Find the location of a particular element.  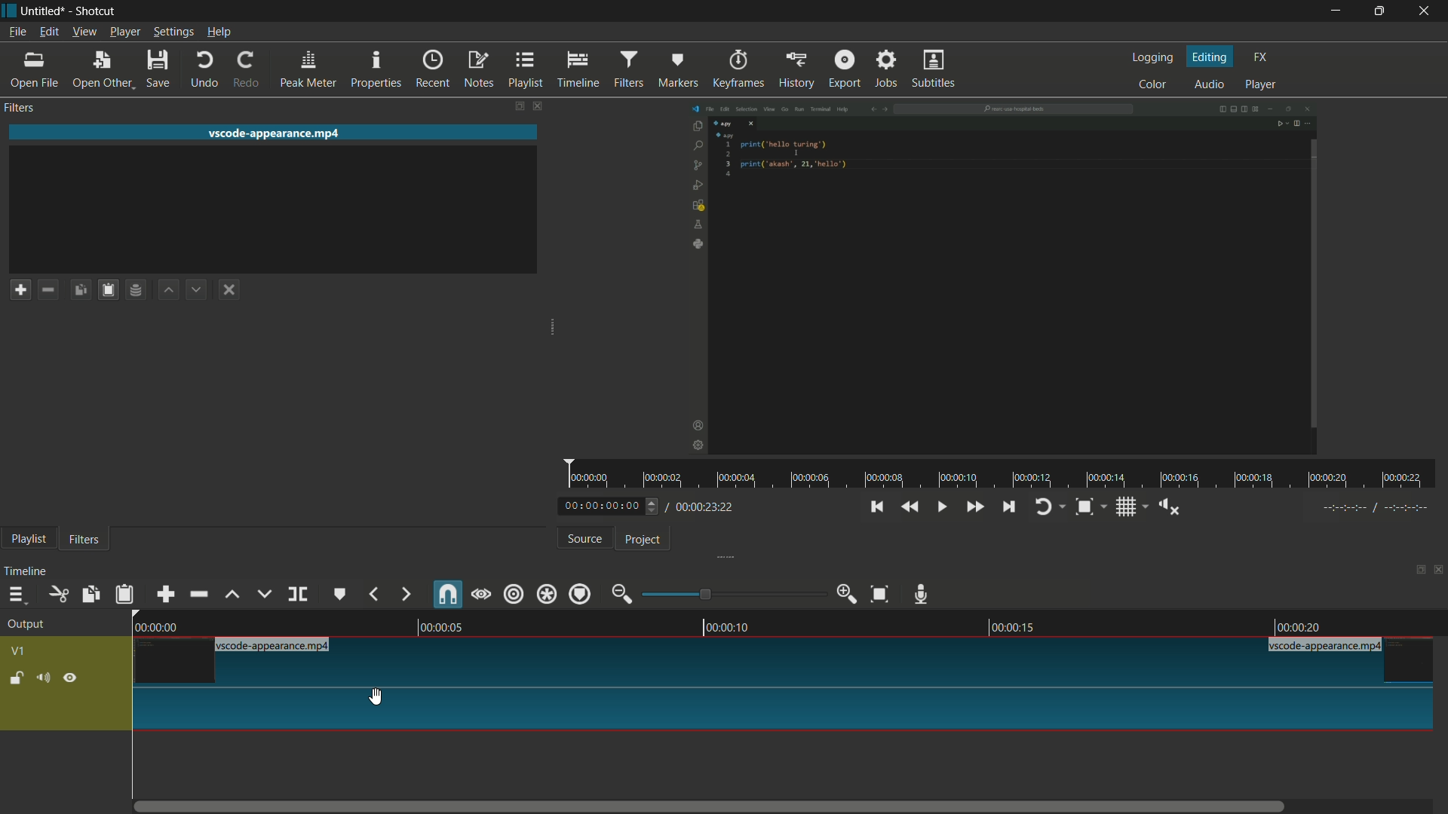

total time is located at coordinates (702, 506).